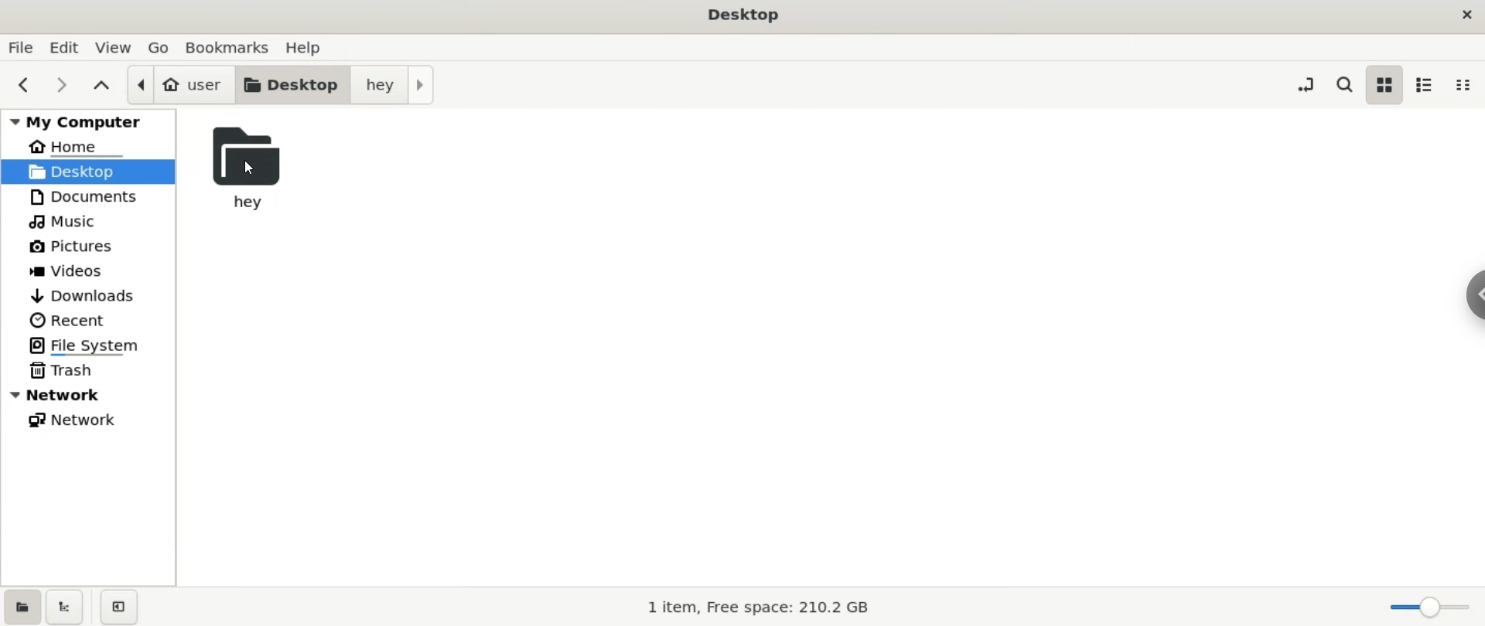 This screenshot has height=626, width=1485. I want to click on hey, so click(391, 83).